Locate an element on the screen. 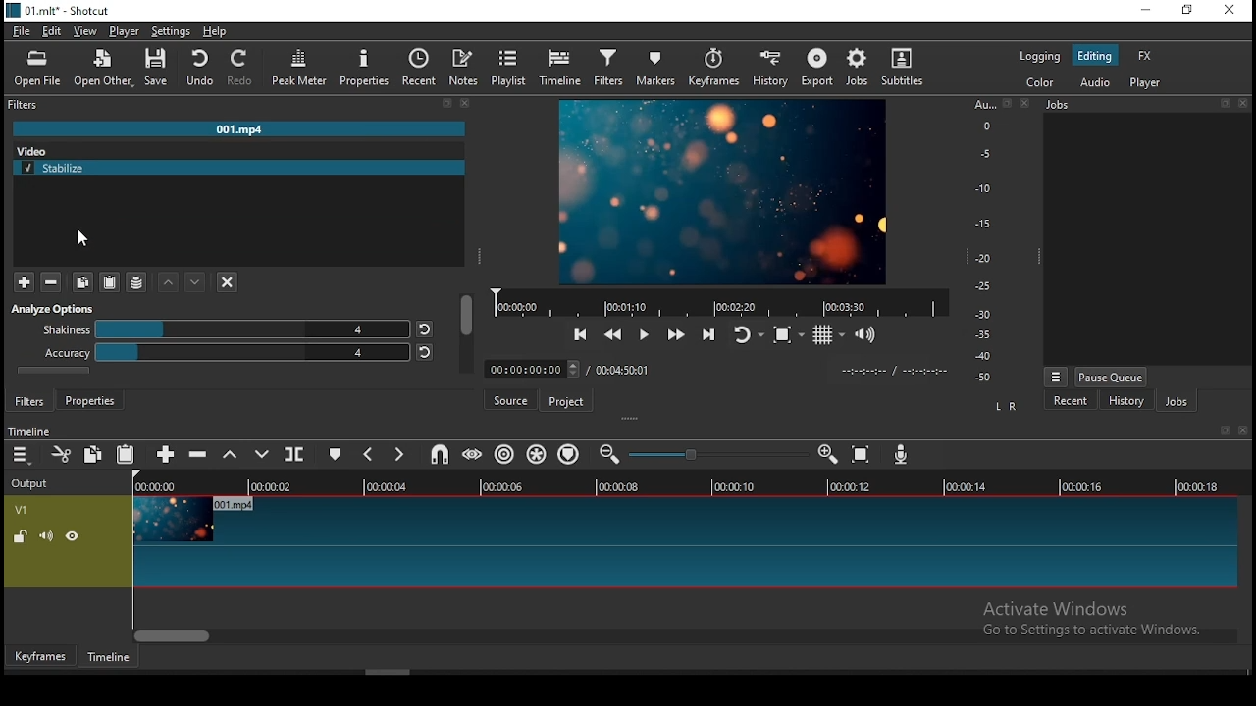 Image resolution: width=1256 pixels, height=706 pixels. keyframes is located at coordinates (717, 68).